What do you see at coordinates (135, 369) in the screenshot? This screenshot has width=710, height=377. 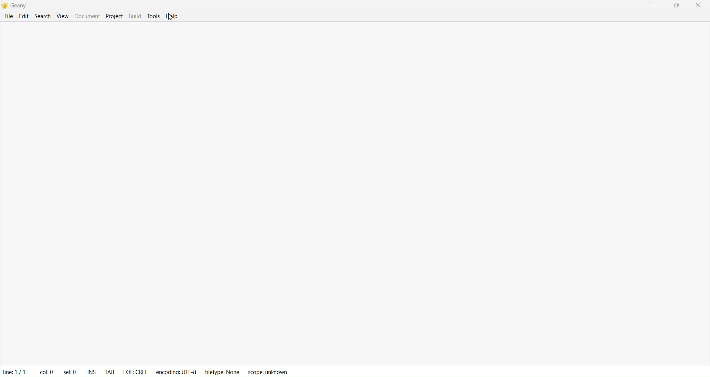 I see `Eql` at bounding box center [135, 369].